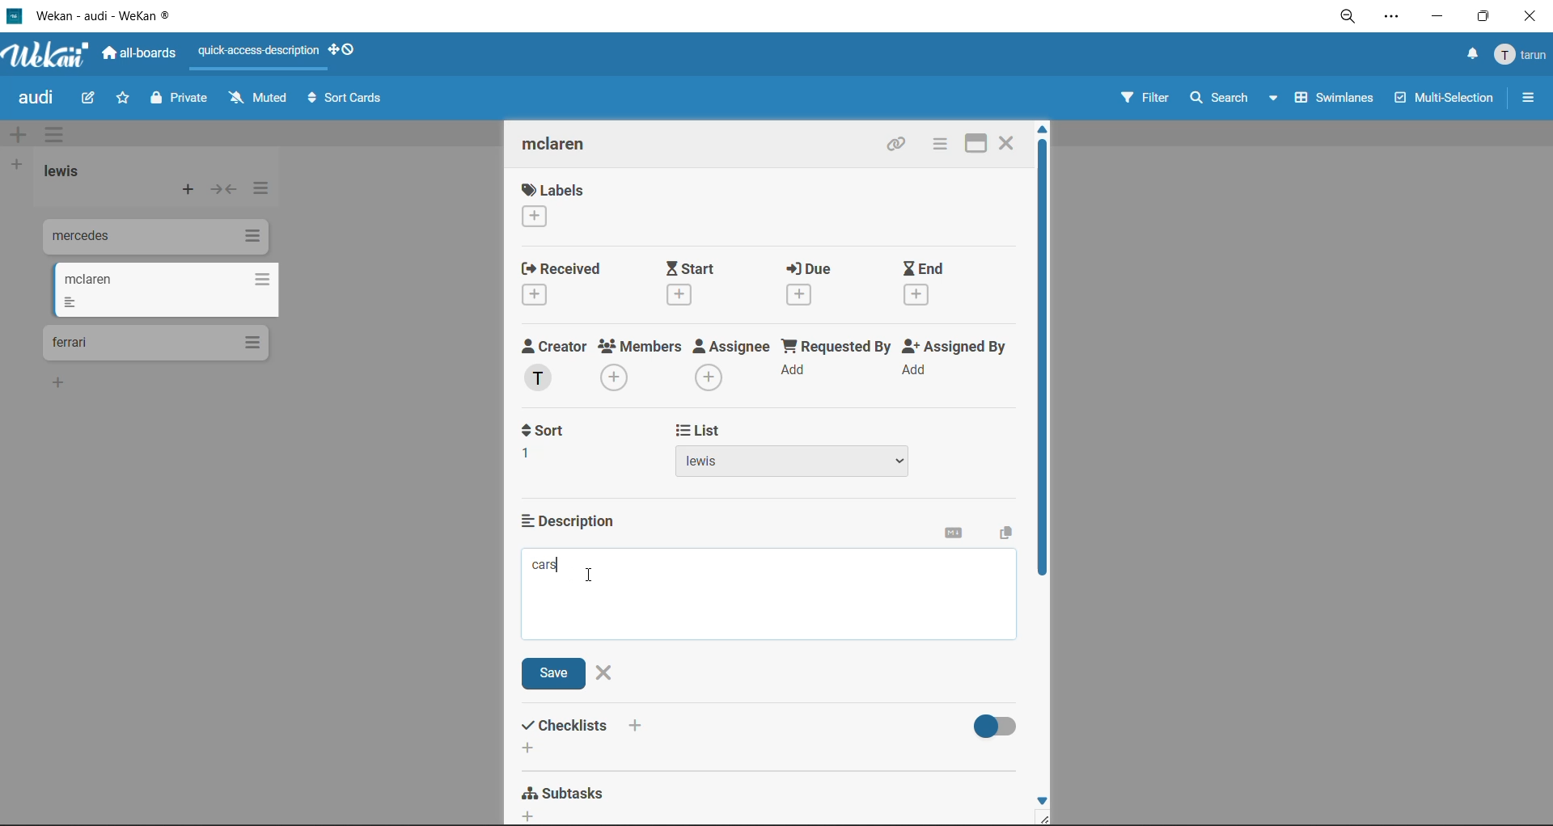  I want to click on maximize, so click(1487, 15).